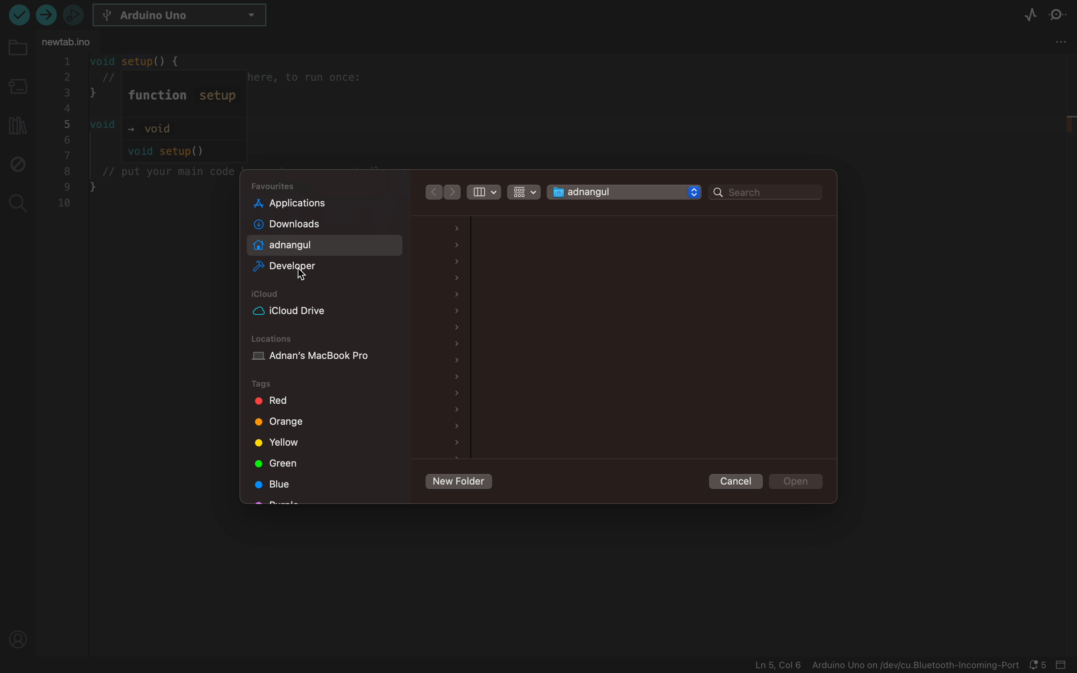  I want to click on favourites, so click(276, 186).